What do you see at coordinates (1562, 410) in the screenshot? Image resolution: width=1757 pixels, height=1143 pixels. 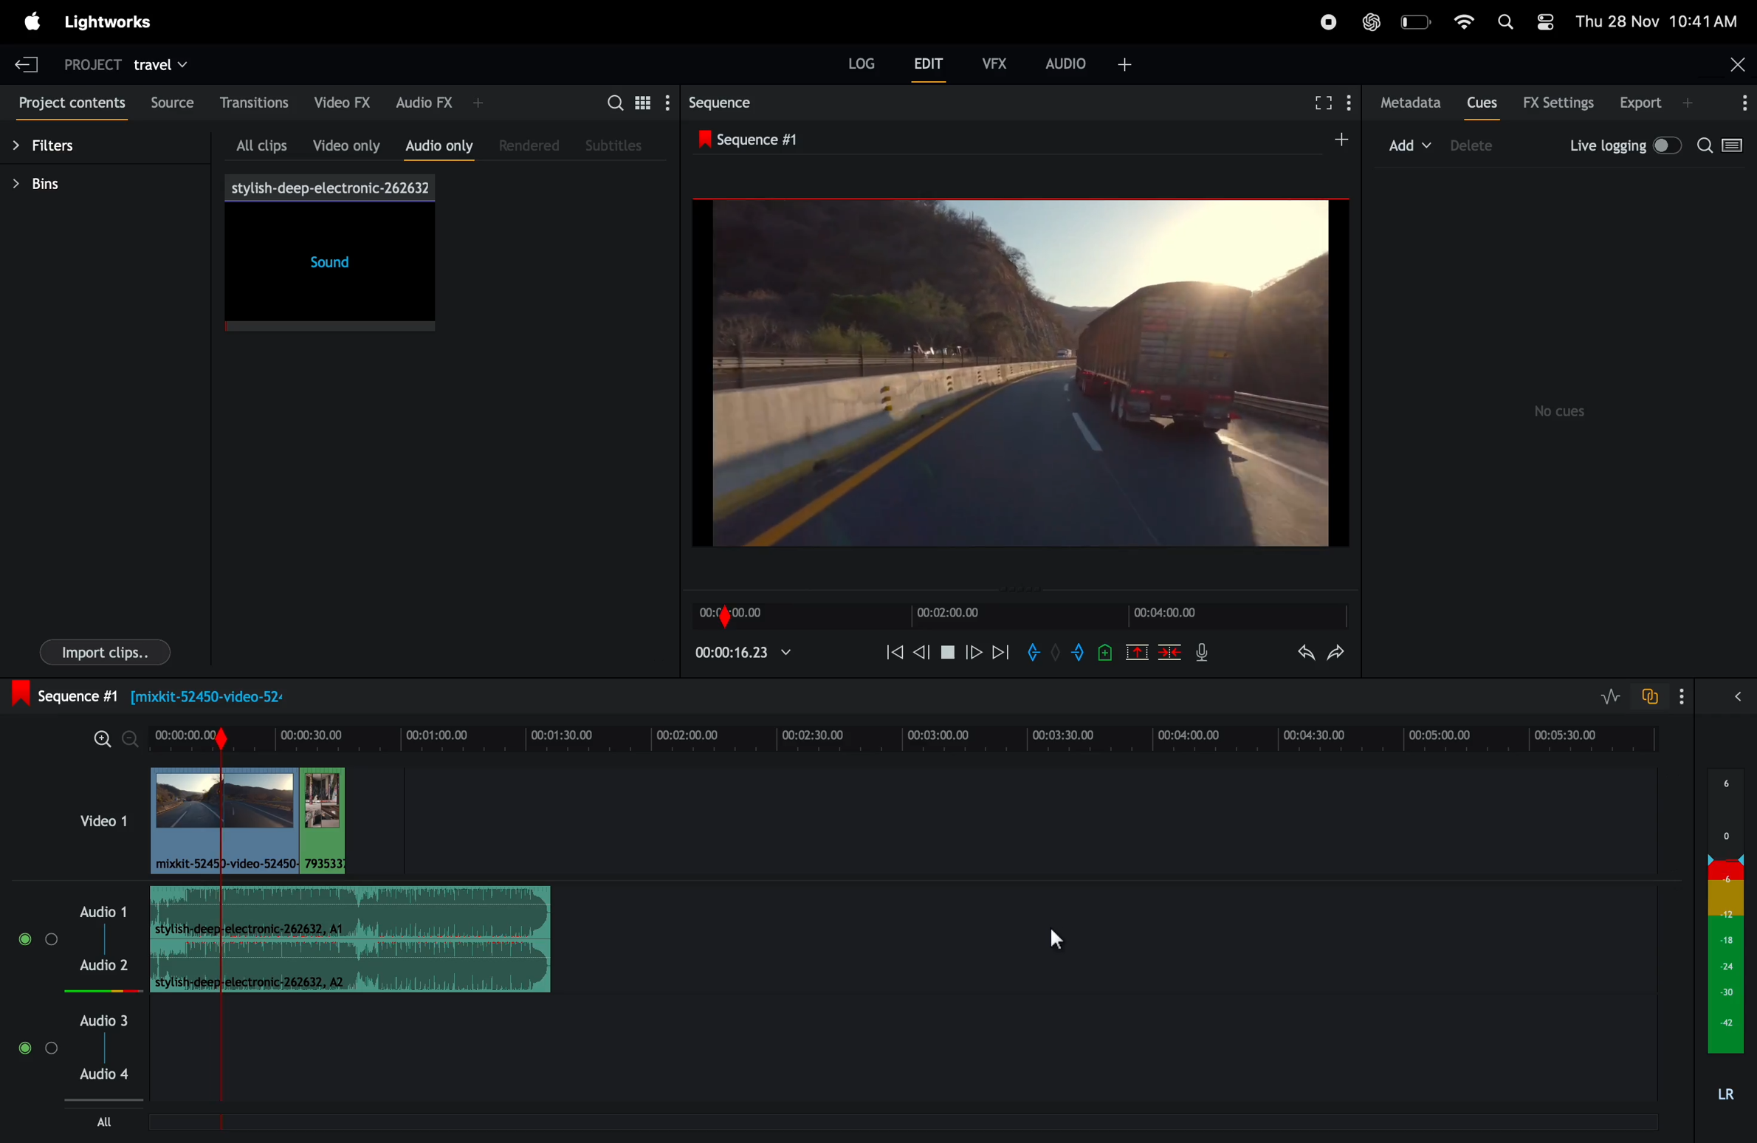 I see `no cues` at bounding box center [1562, 410].